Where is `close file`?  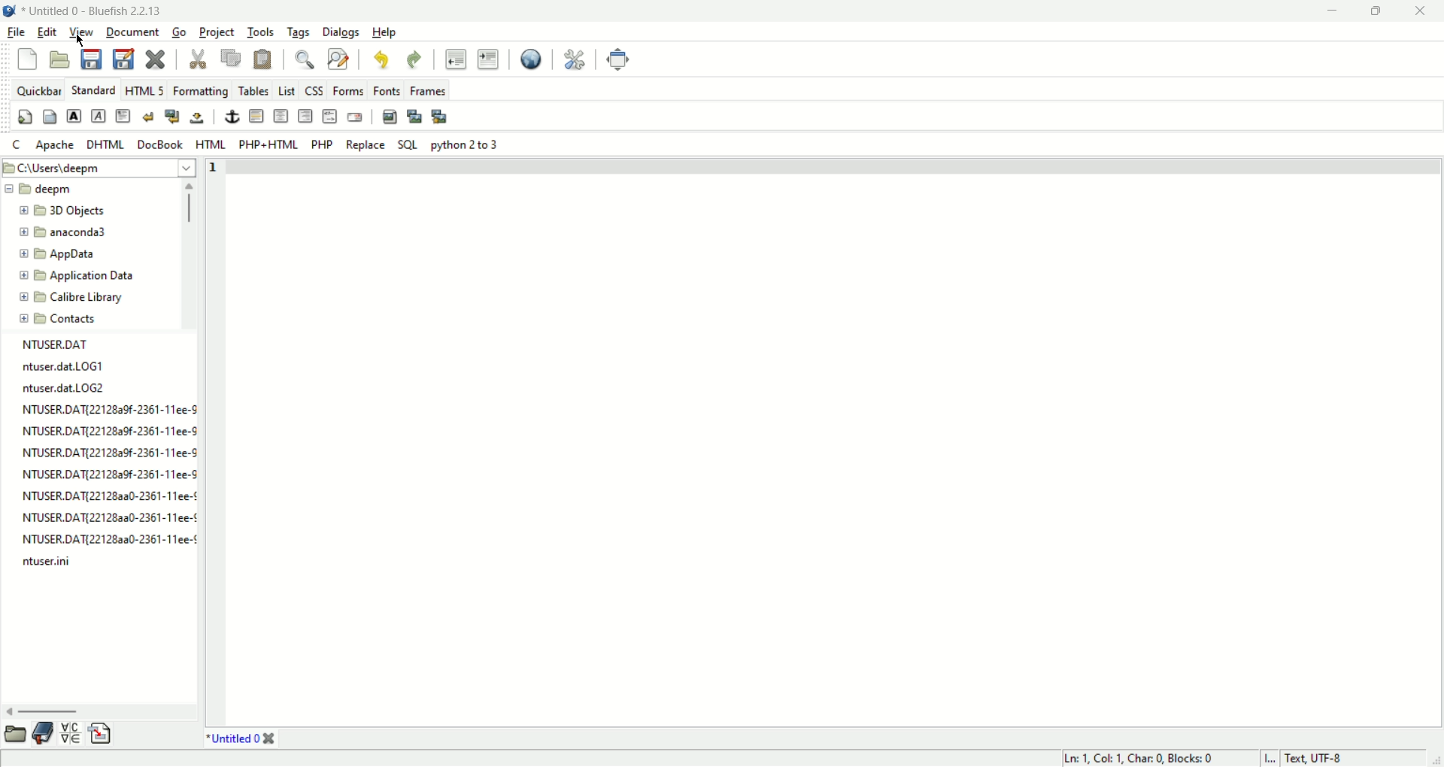 close file is located at coordinates (155, 59).